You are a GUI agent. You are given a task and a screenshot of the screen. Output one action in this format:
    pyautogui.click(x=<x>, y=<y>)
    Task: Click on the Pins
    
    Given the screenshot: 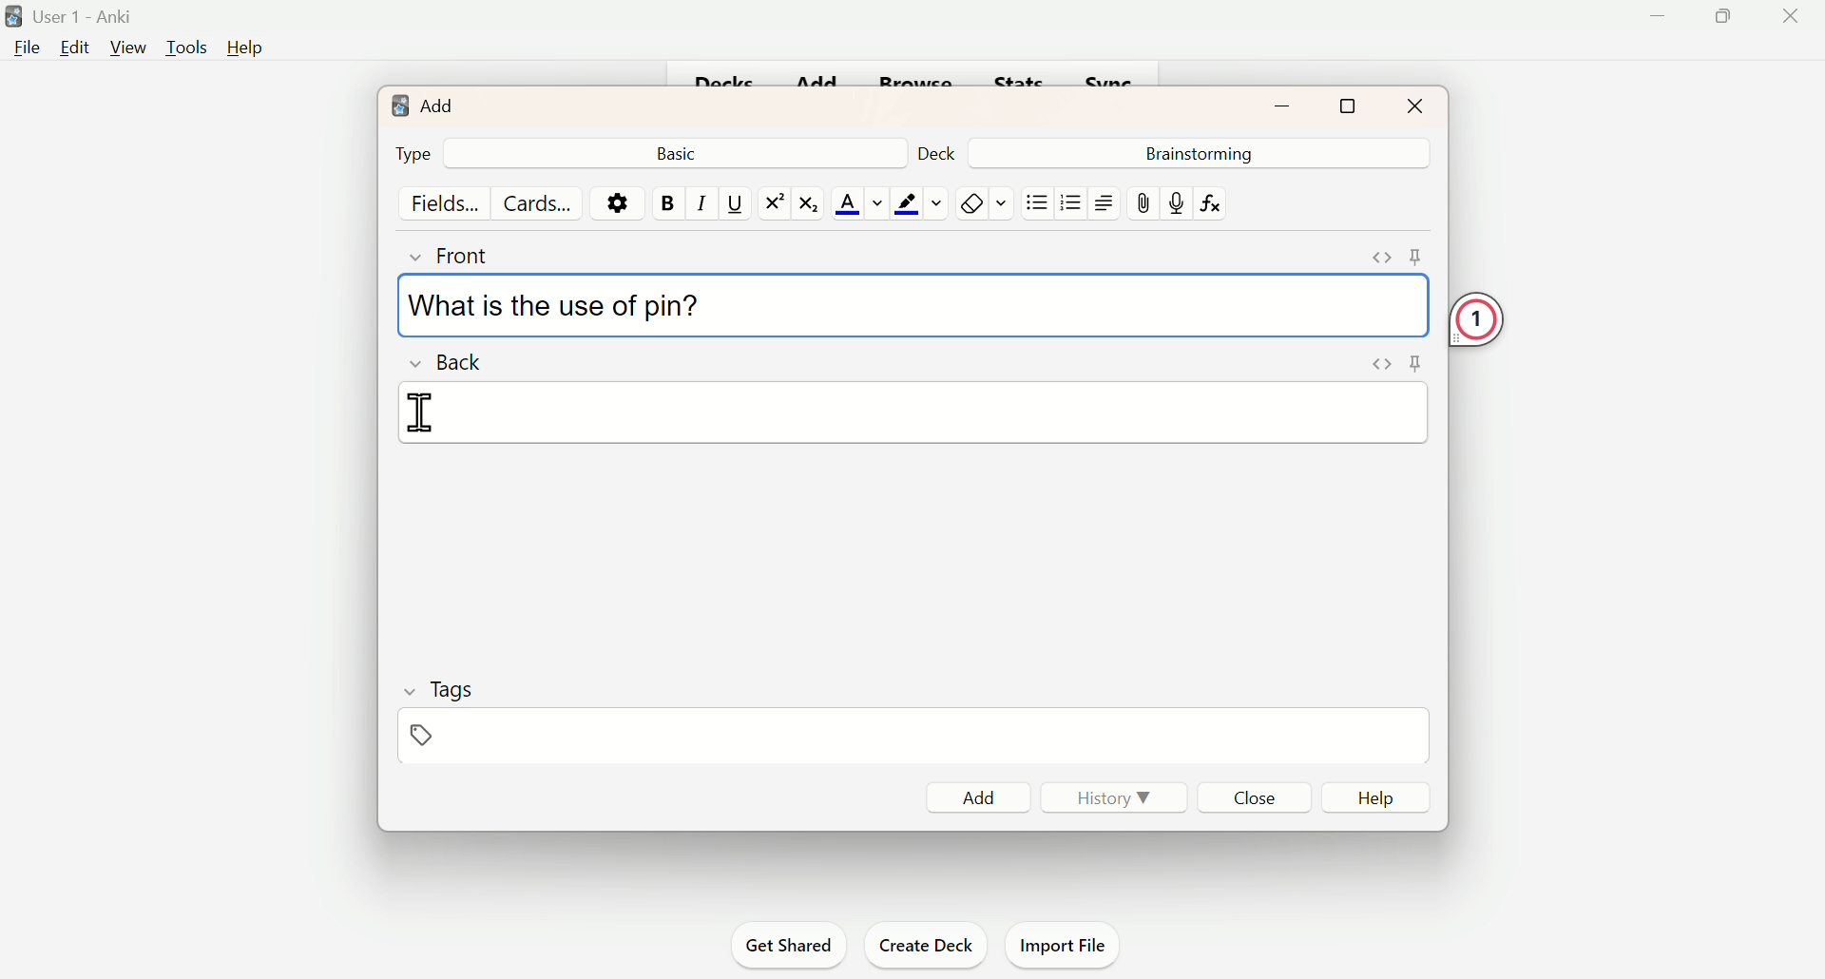 What is the action you would take?
    pyautogui.click(x=1391, y=364)
    